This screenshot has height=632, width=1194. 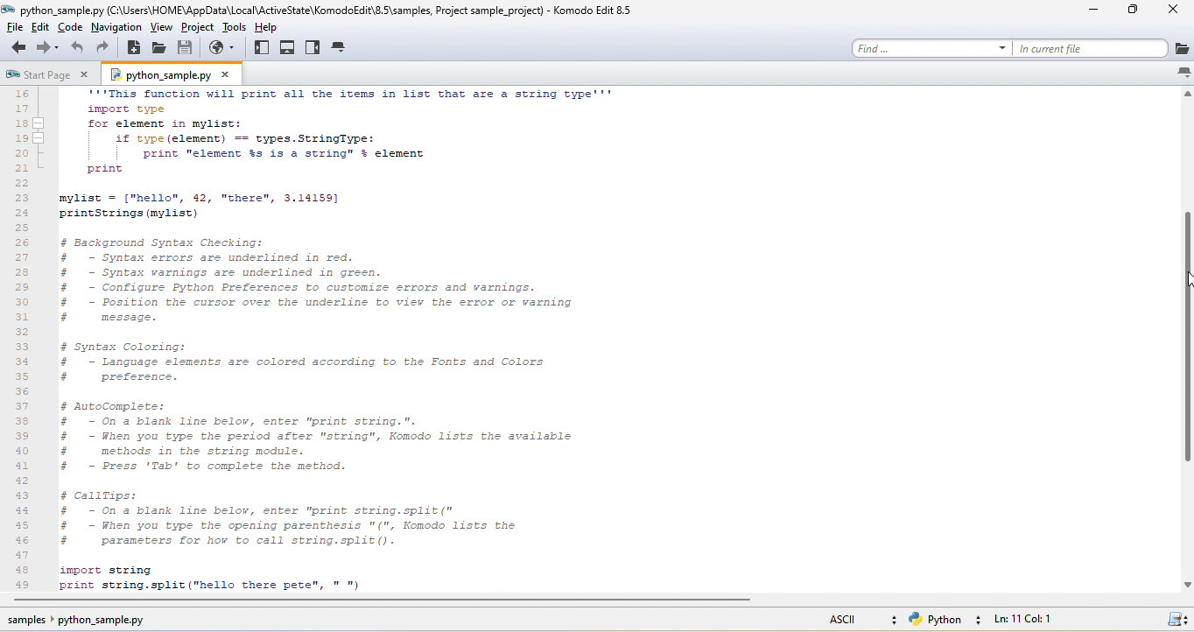 I want to click on ln 11, col 1, so click(x=1032, y=619).